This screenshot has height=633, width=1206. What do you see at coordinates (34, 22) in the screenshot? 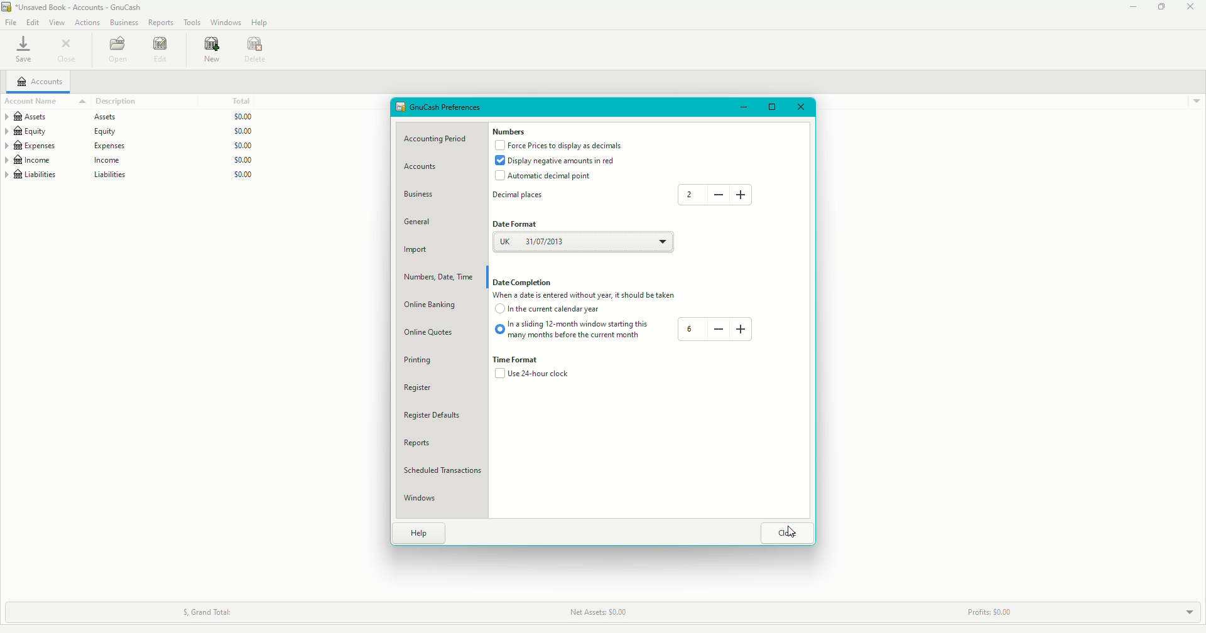
I see `Edit` at bounding box center [34, 22].